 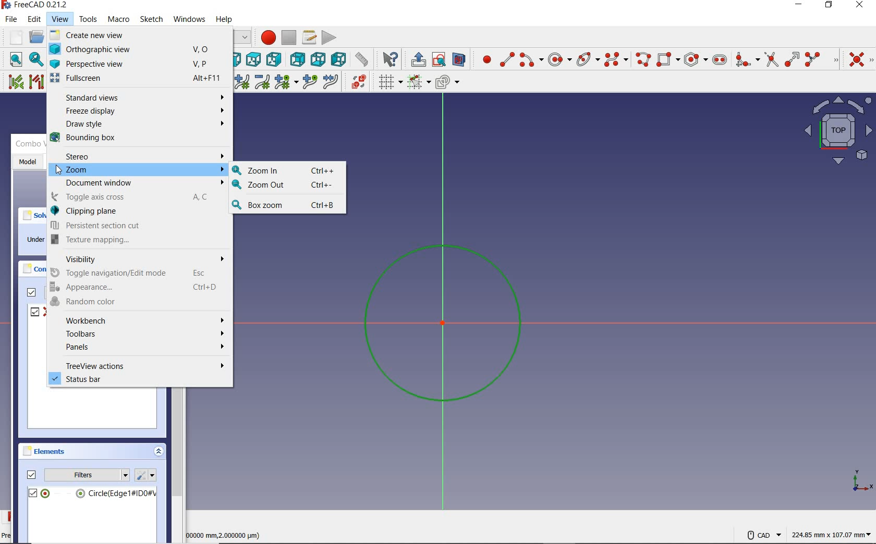 What do you see at coordinates (152, 19) in the screenshot?
I see `sketch` at bounding box center [152, 19].